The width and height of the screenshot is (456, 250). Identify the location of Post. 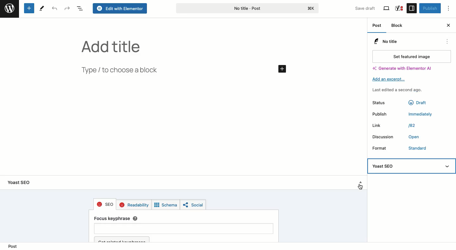
(377, 27).